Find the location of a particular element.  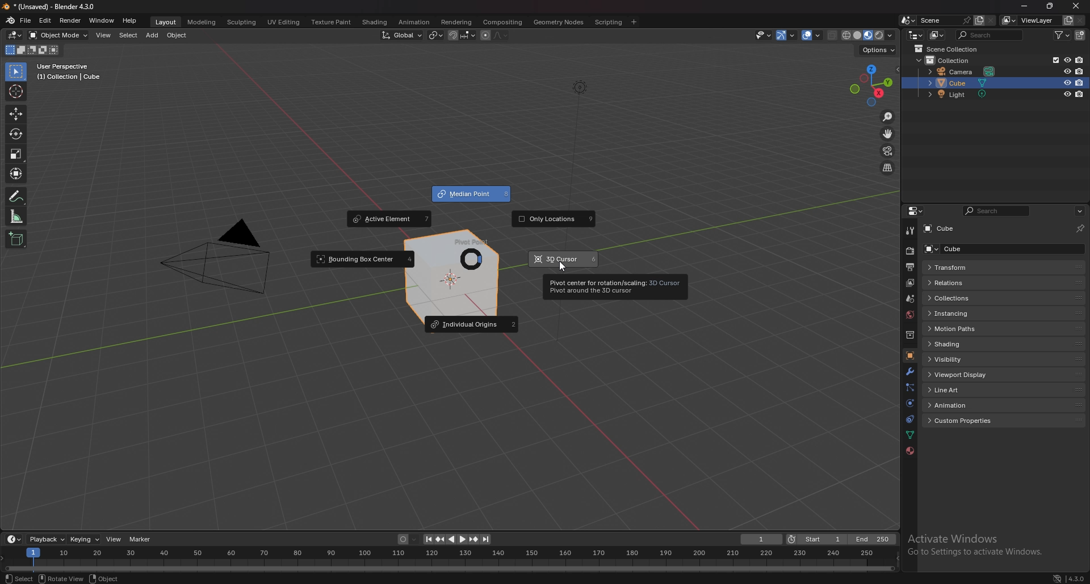

add viewlayer is located at coordinates (1067, 20).